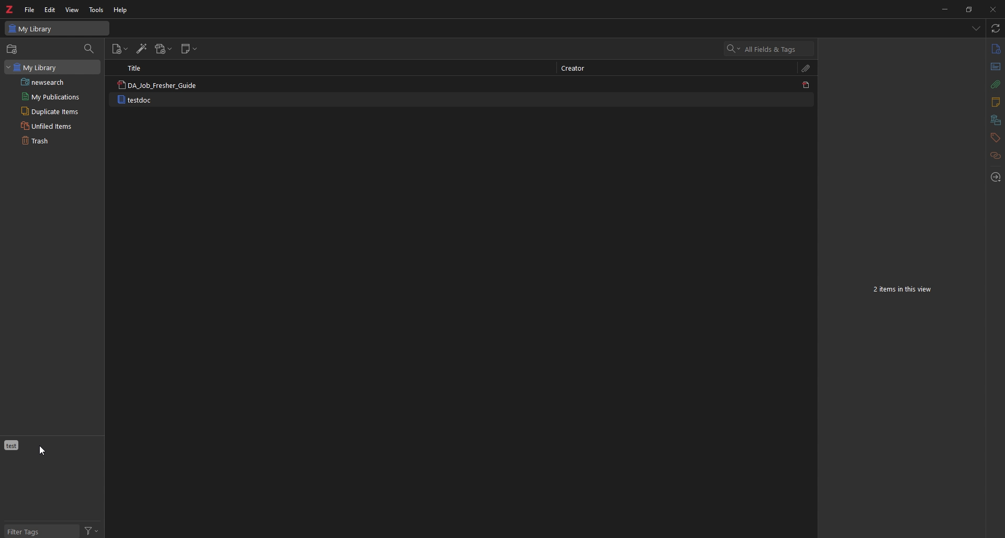  Describe the element at coordinates (580, 68) in the screenshot. I see `creator` at that location.